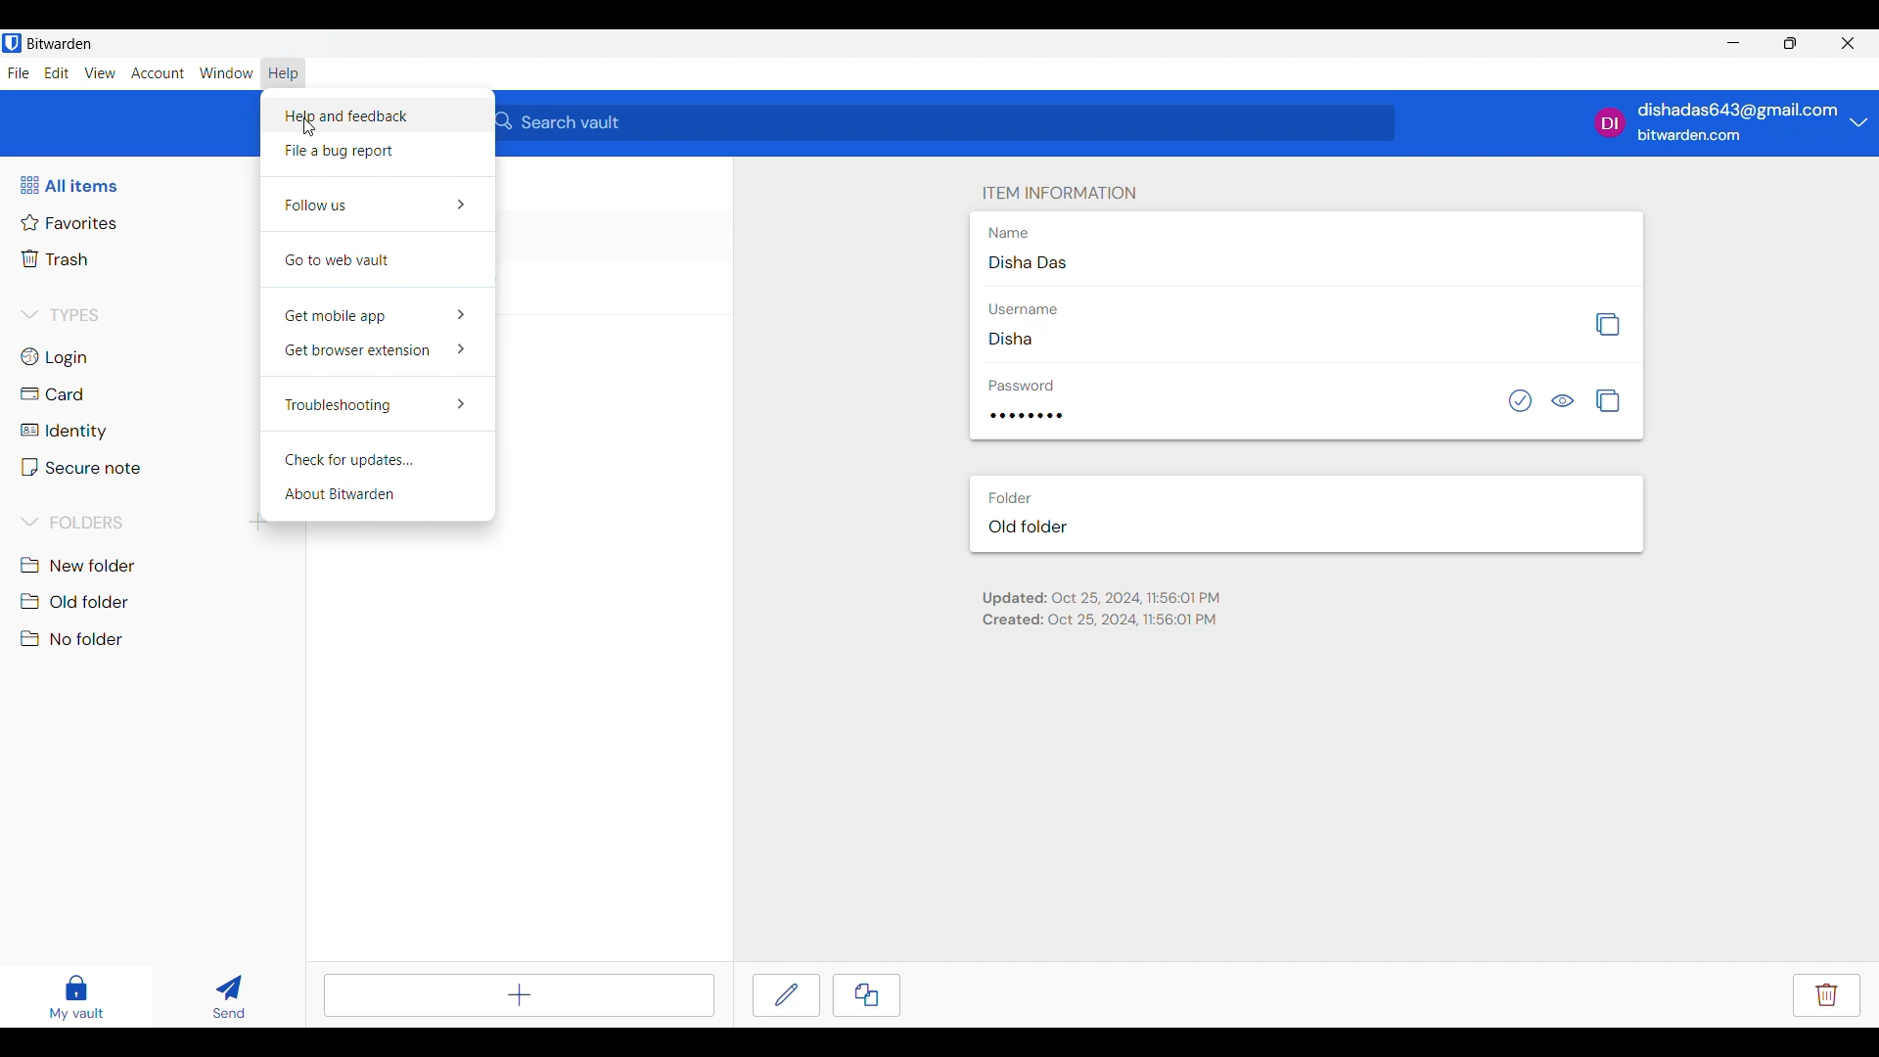  I want to click on Updated: Oct 25, 2024, 11:56:01 PM, so click(1101, 599).